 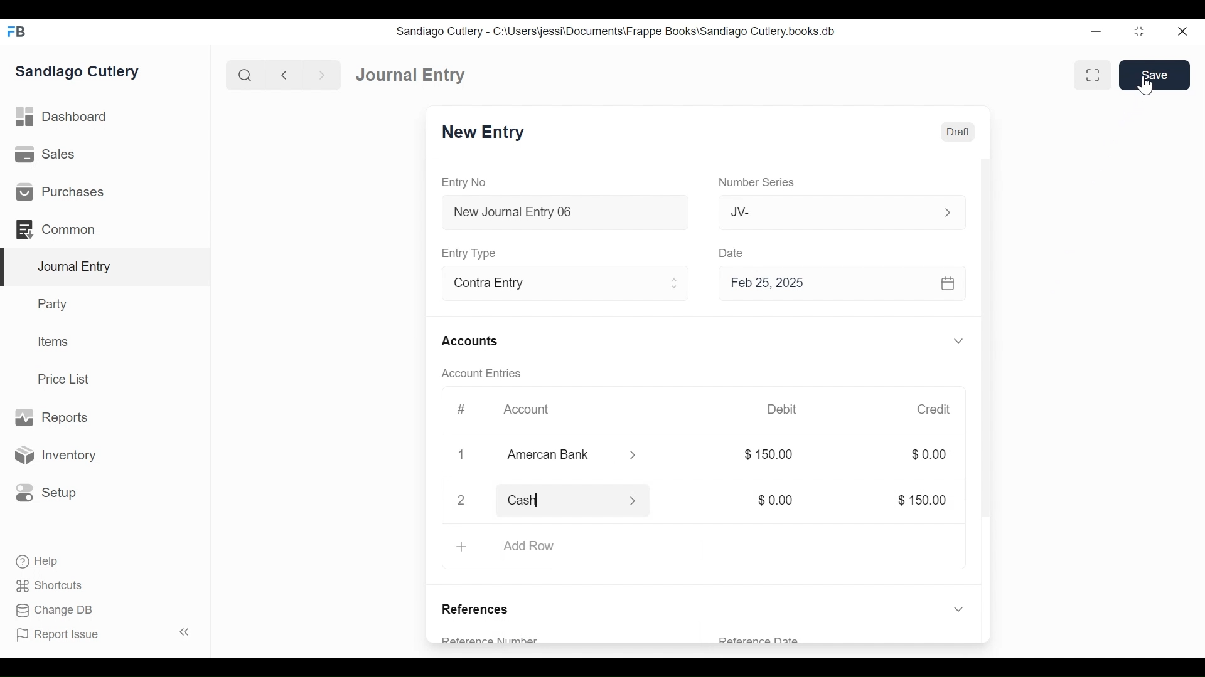 I want to click on Sandiago Cutlery - C:\Users\jessi\Documents\Frappe Books\Sandiago Cutlery.books.db, so click(x=616, y=31).